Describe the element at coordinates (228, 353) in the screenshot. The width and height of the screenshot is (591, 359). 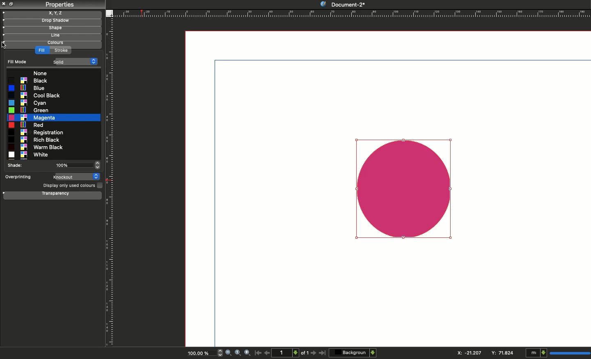
I see `Zoom out` at that location.